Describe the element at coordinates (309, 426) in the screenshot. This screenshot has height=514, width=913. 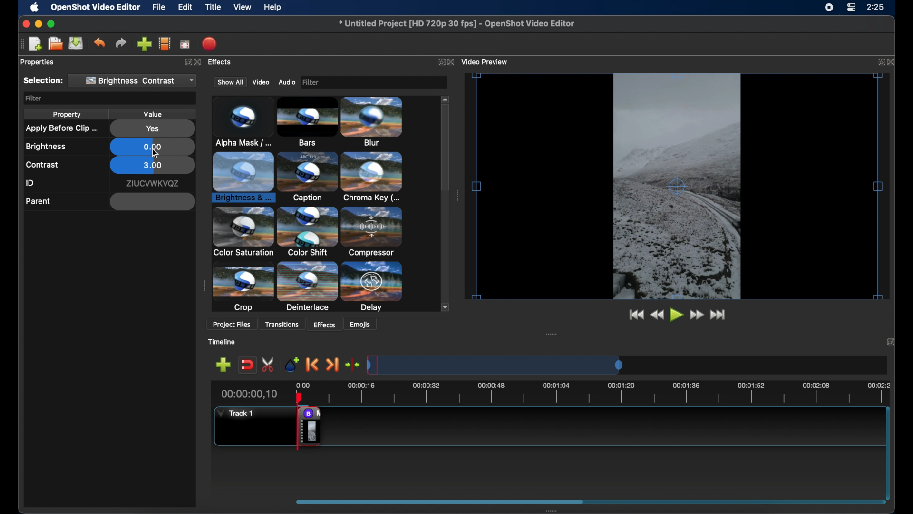
I see `remove effect` at that location.